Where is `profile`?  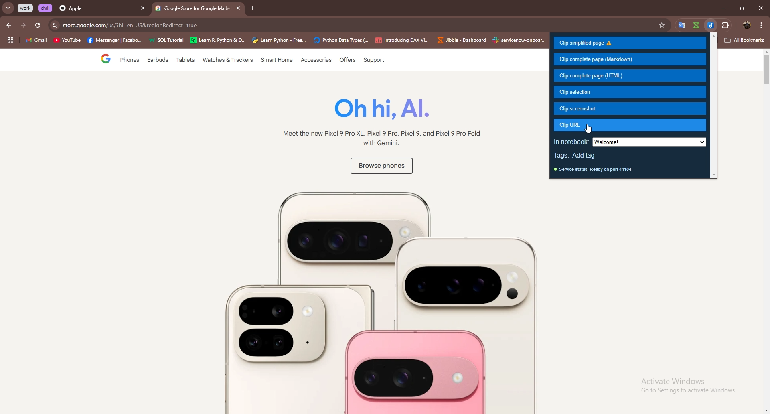
profile is located at coordinates (745, 26).